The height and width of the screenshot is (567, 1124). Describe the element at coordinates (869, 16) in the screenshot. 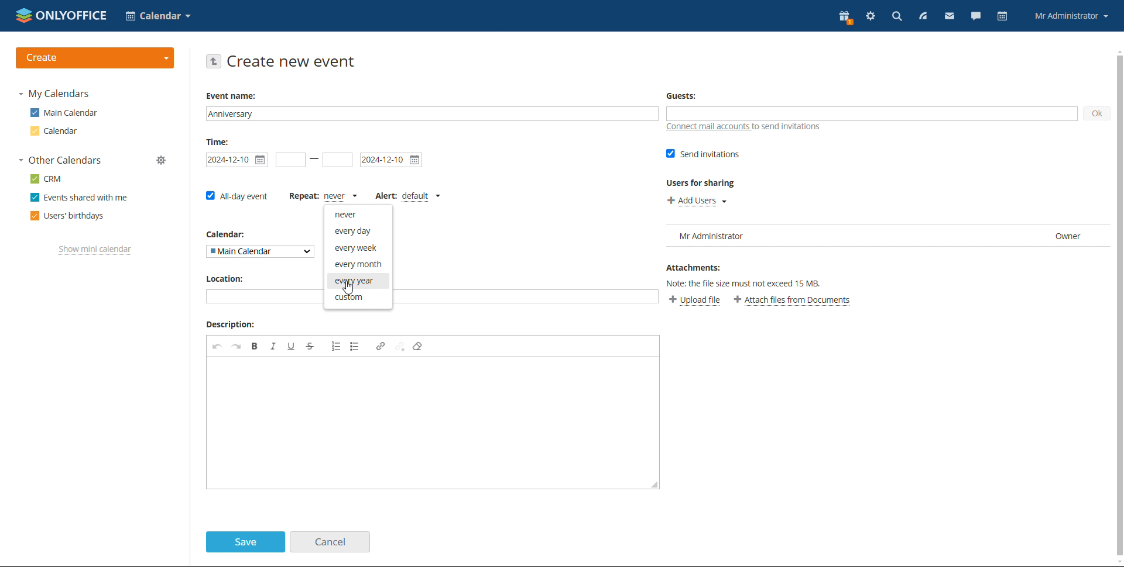

I see `settings` at that location.